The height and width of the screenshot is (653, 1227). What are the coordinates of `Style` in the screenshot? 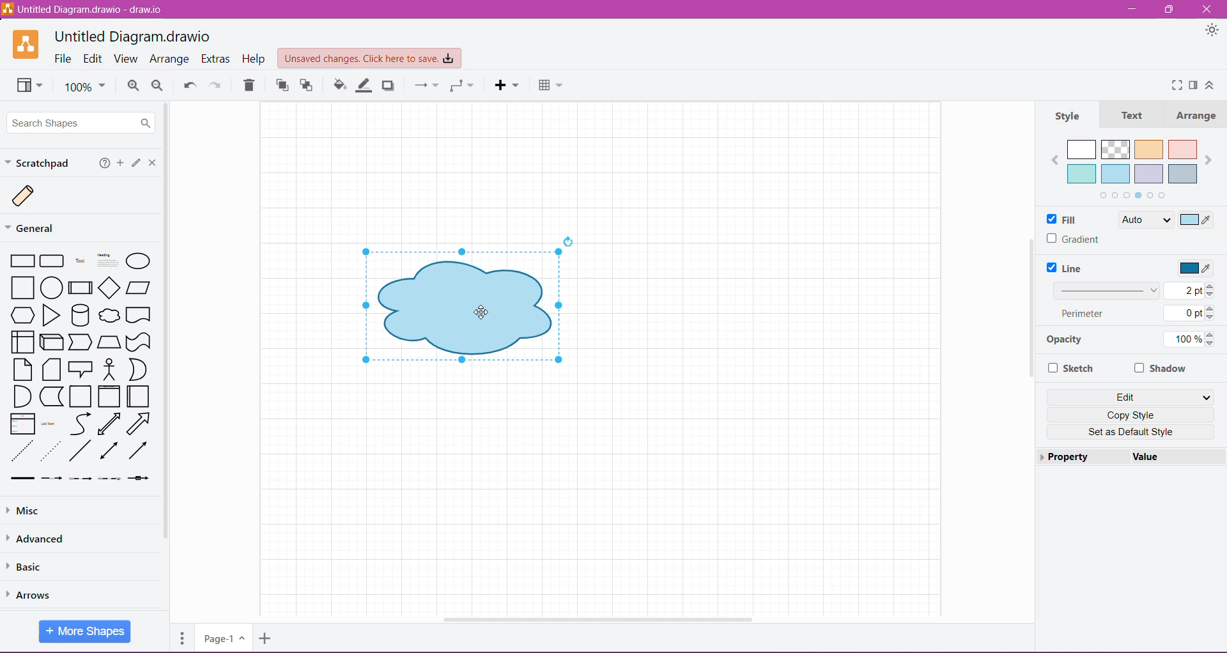 It's located at (1069, 117).